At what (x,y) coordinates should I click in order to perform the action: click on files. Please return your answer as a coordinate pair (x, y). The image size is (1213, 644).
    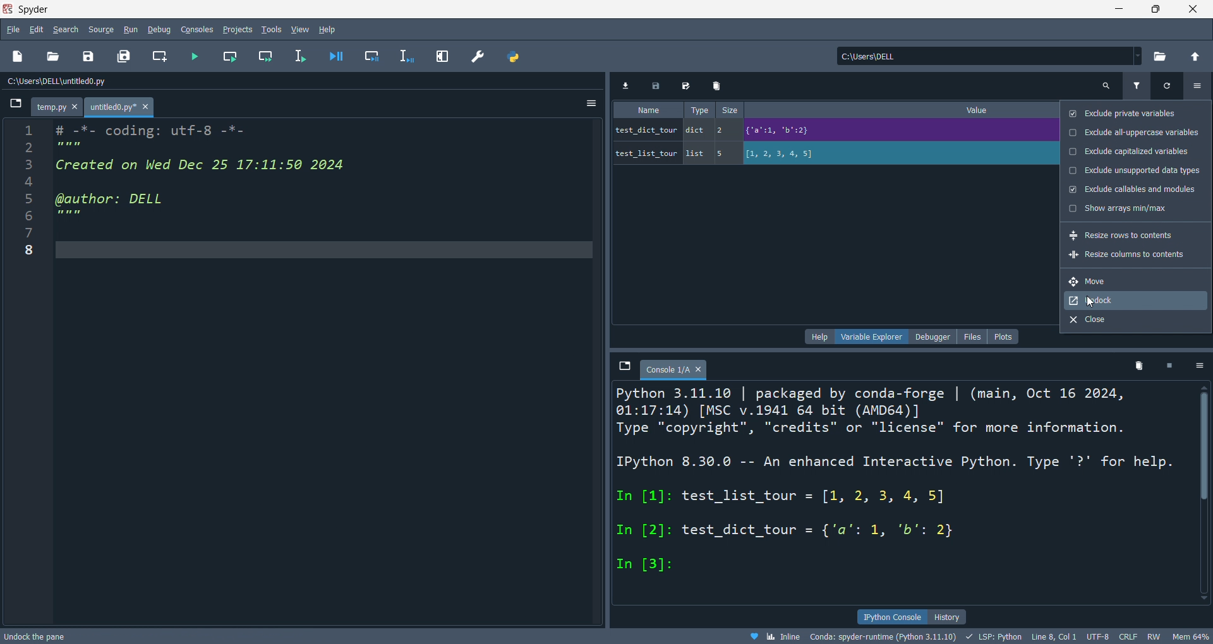
    Looking at the image, I should click on (974, 337).